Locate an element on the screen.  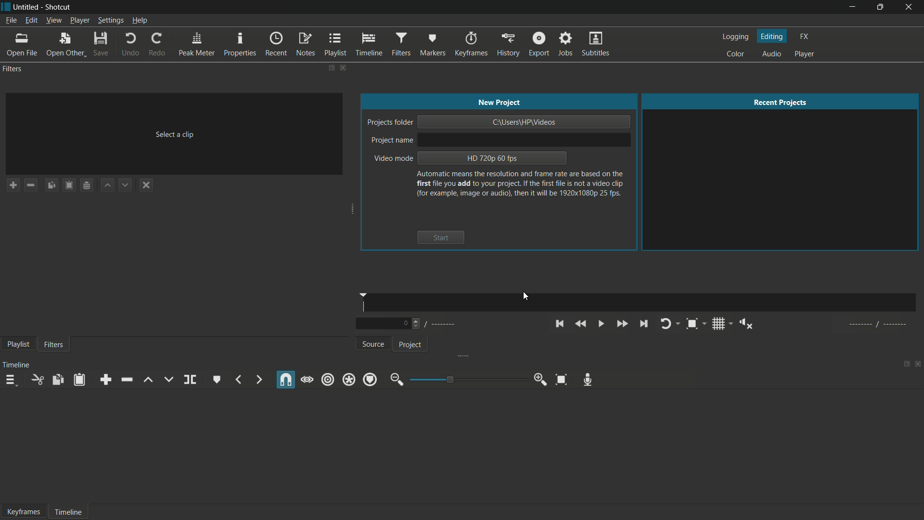
history is located at coordinates (508, 44).